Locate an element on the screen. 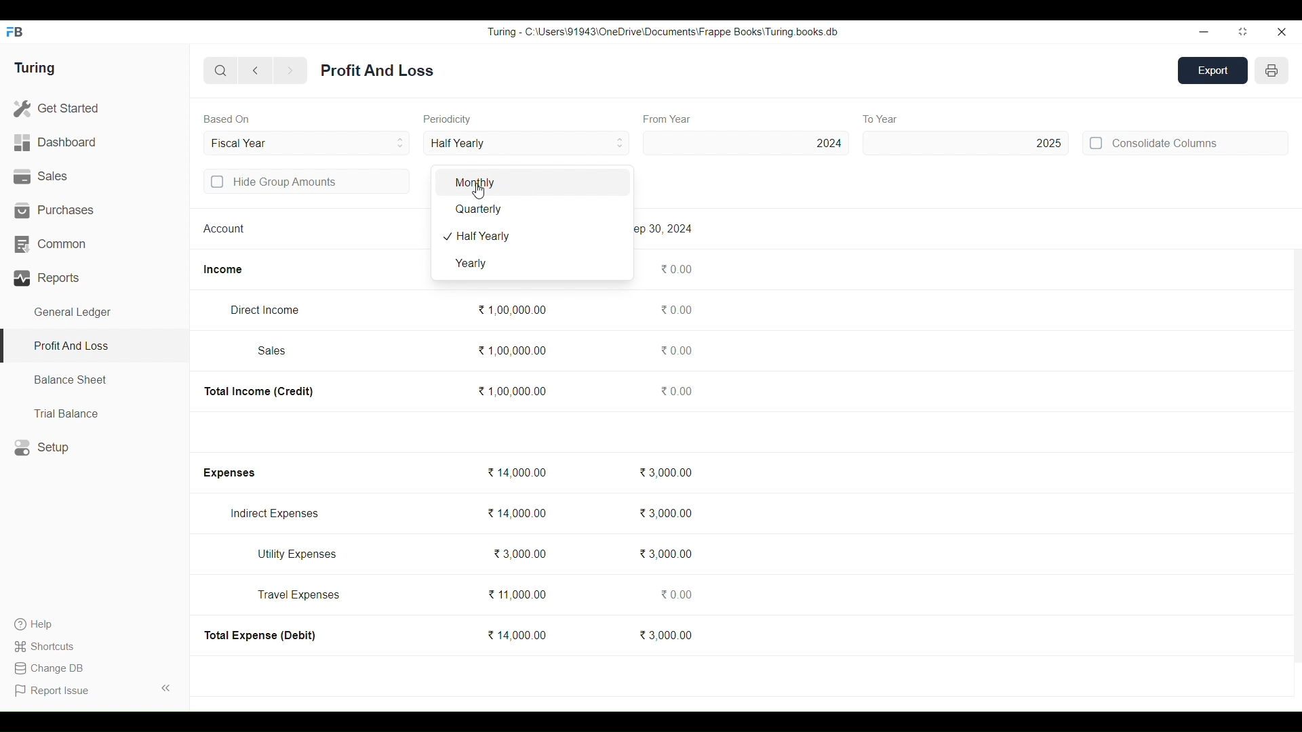 Image resolution: width=1302 pixels, height=732 pixels. Cursor is located at coordinates (479, 190).